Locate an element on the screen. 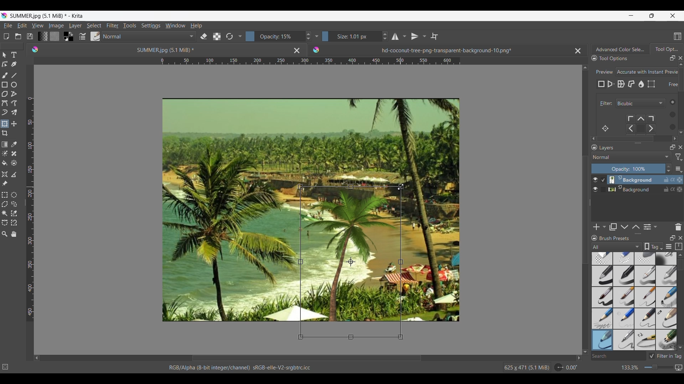  Preserve alpha is located at coordinates (217, 37).